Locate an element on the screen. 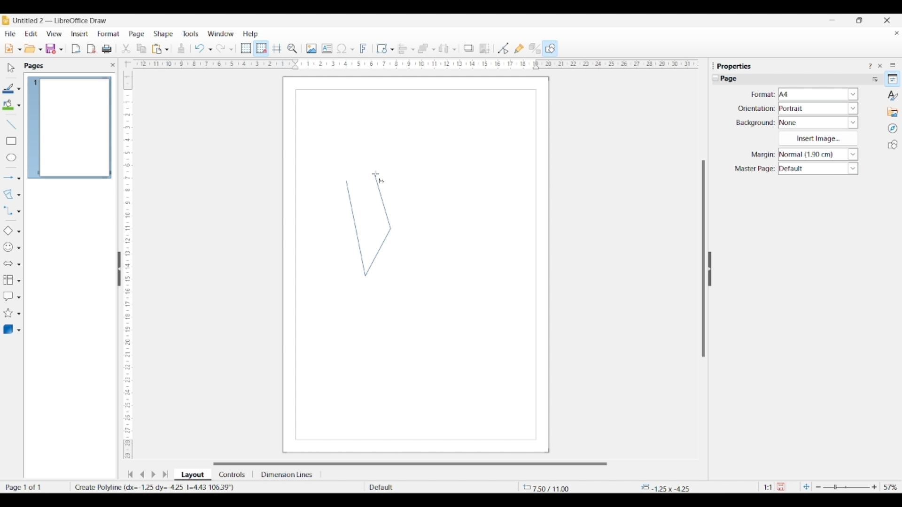  Selected copy options is located at coordinates (126, 49).